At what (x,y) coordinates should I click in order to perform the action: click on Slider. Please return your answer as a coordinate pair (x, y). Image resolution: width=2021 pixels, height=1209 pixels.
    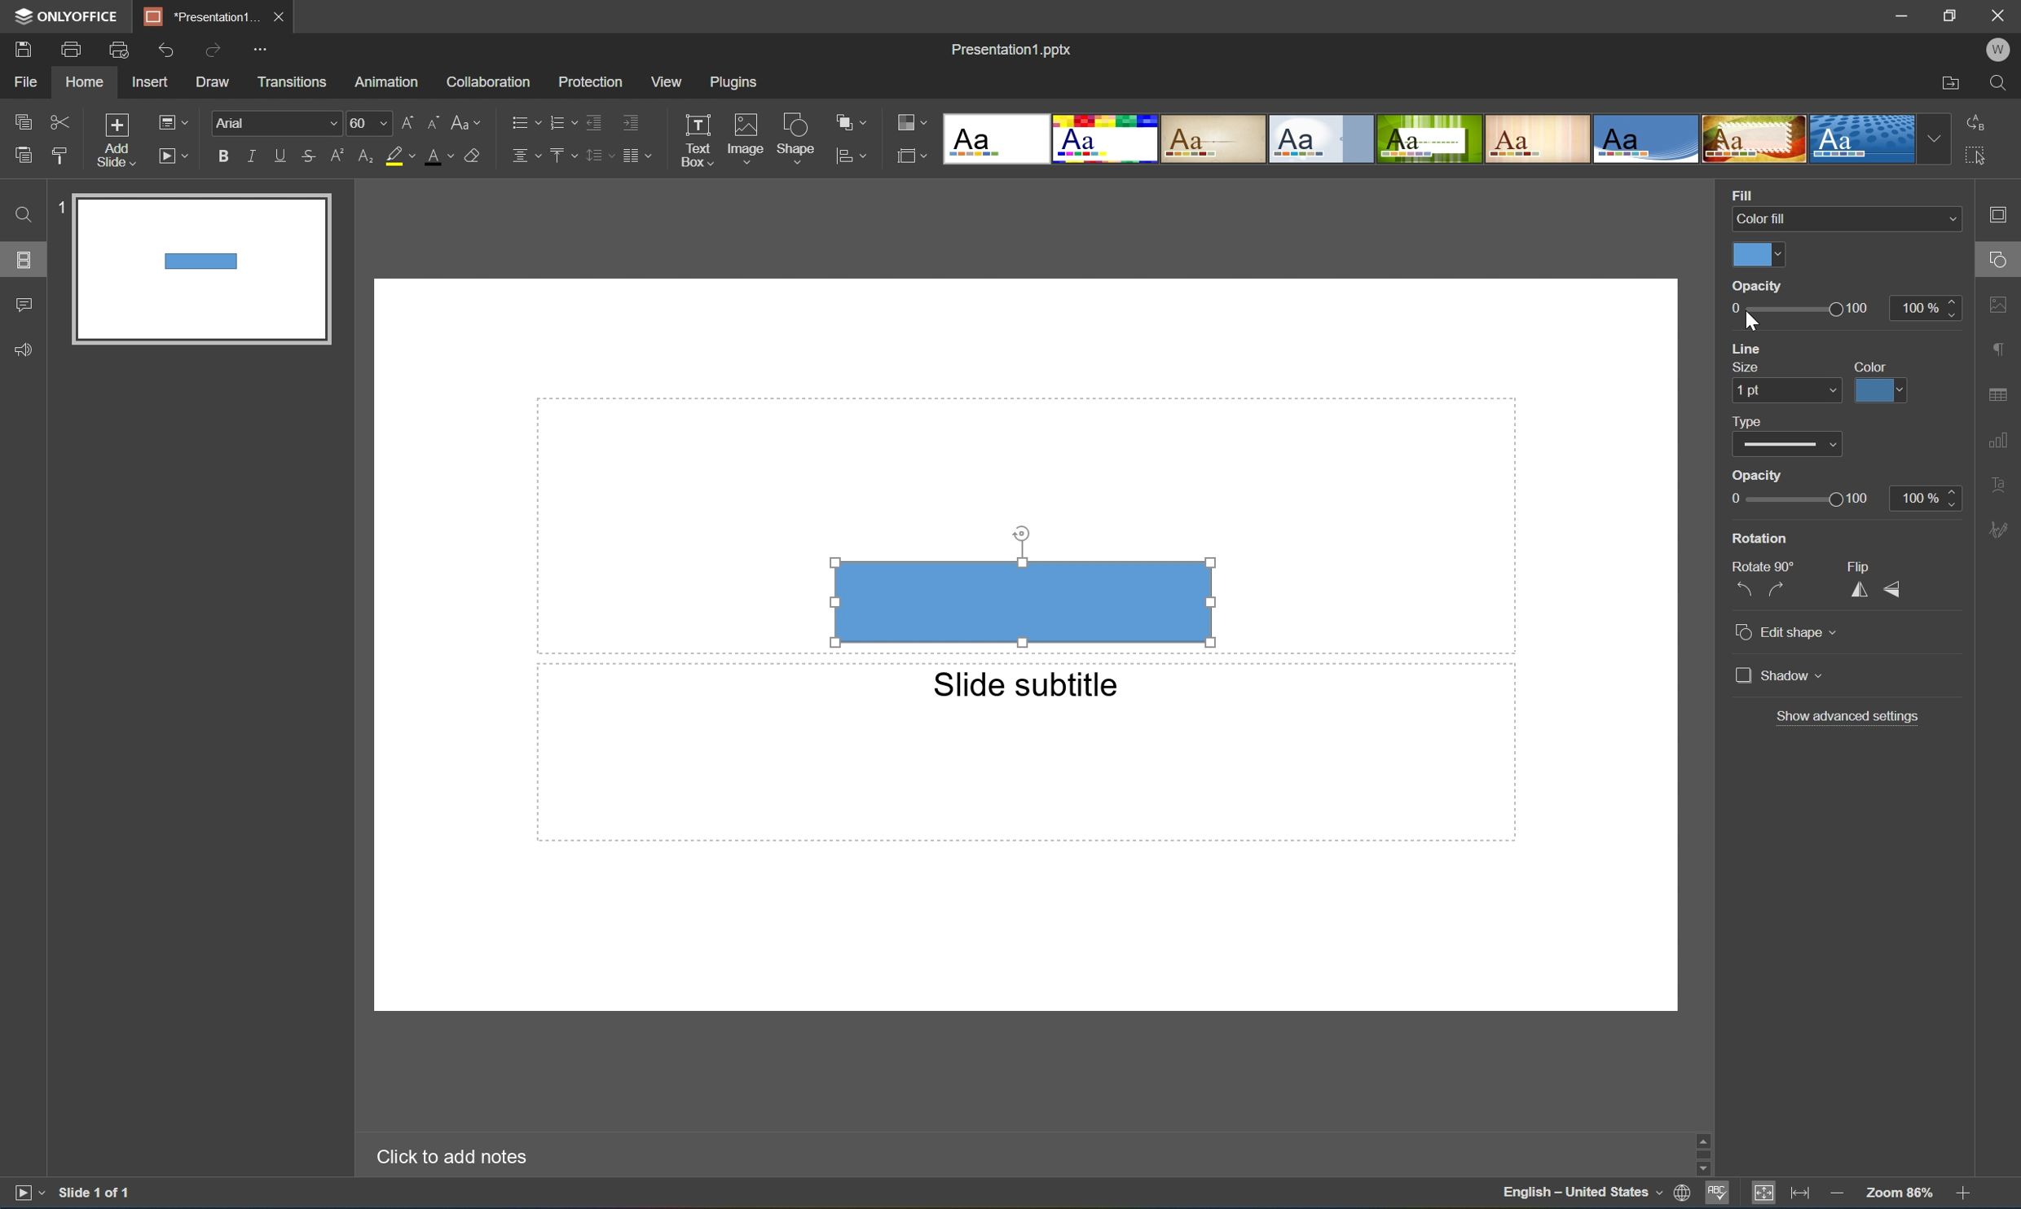
    Looking at the image, I should click on (1701, 1153).